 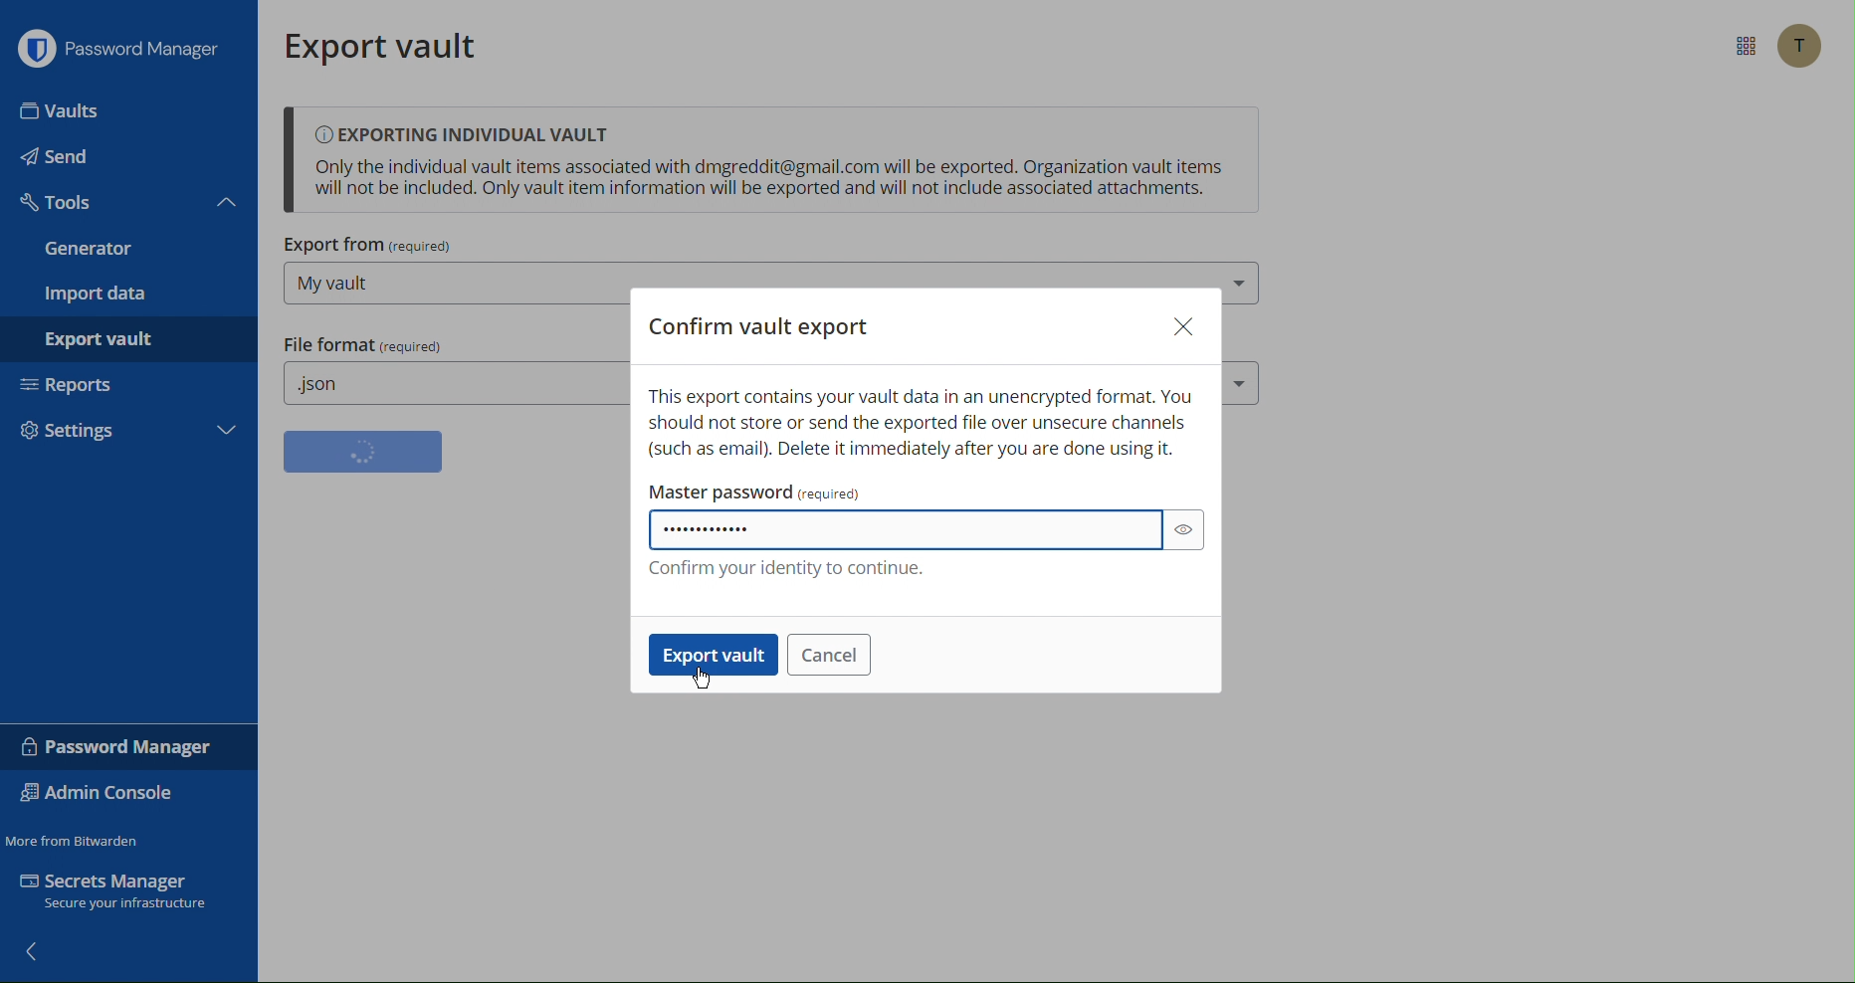 What do you see at coordinates (369, 247) in the screenshot?
I see `Export From` at bounding box center [369, 247].